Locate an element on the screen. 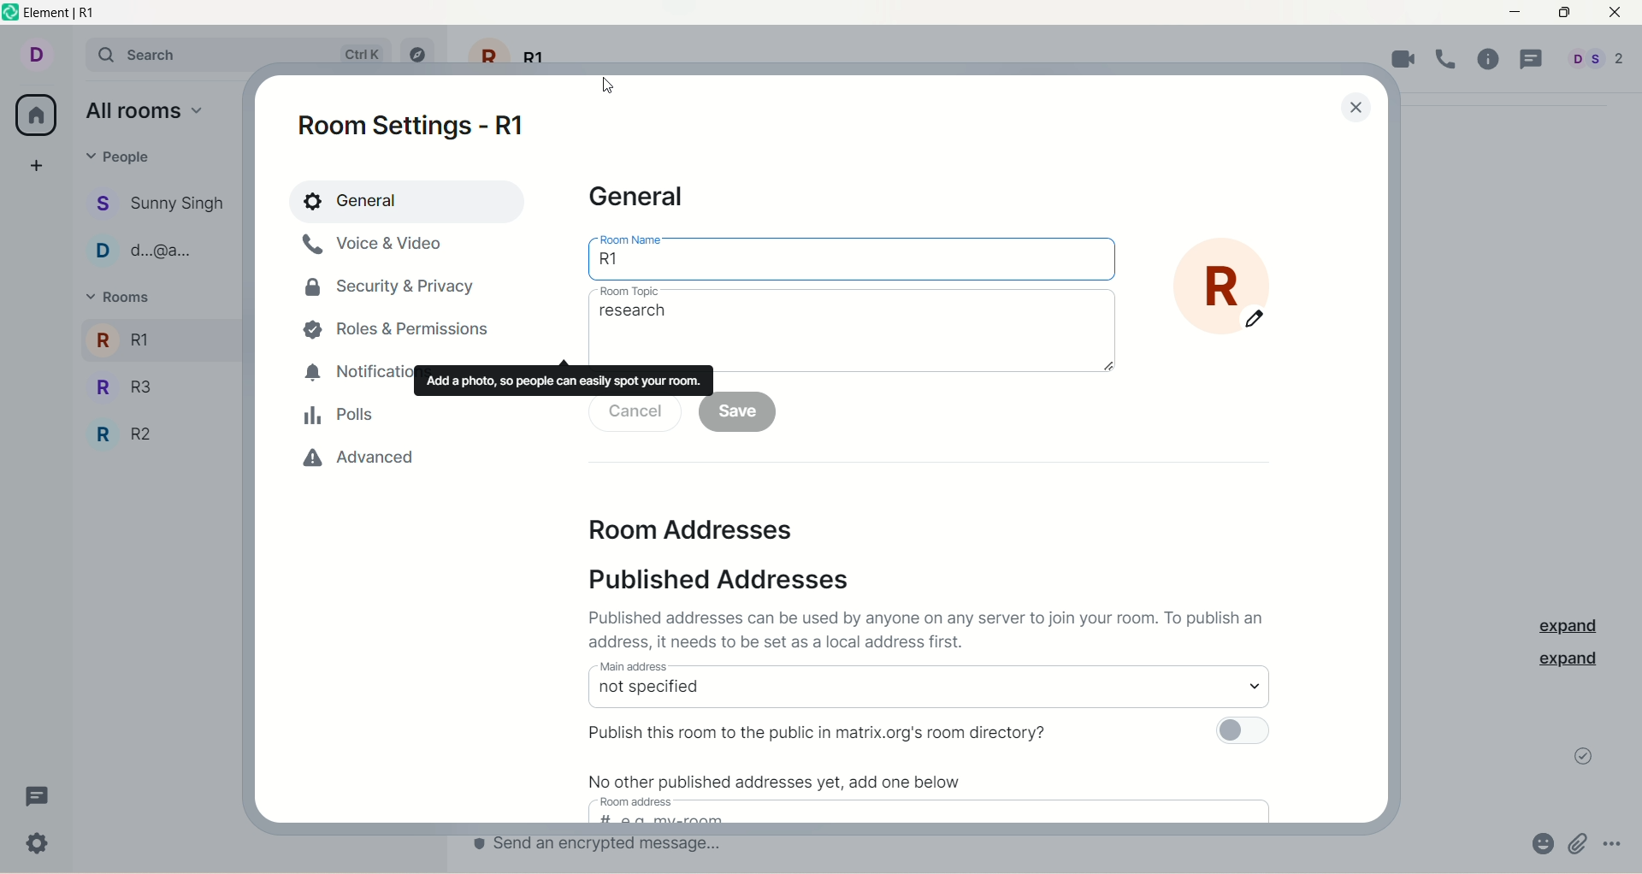  all room is located at coordinates (34, 116).